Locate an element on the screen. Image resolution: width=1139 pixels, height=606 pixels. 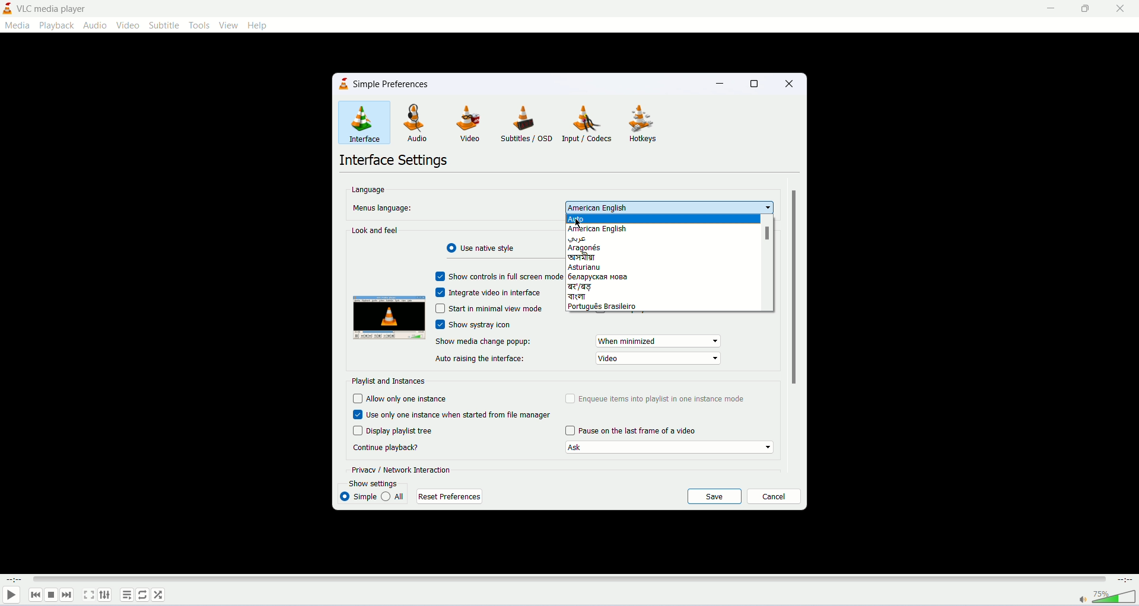
progress bar is located at coordinates (572, 581).